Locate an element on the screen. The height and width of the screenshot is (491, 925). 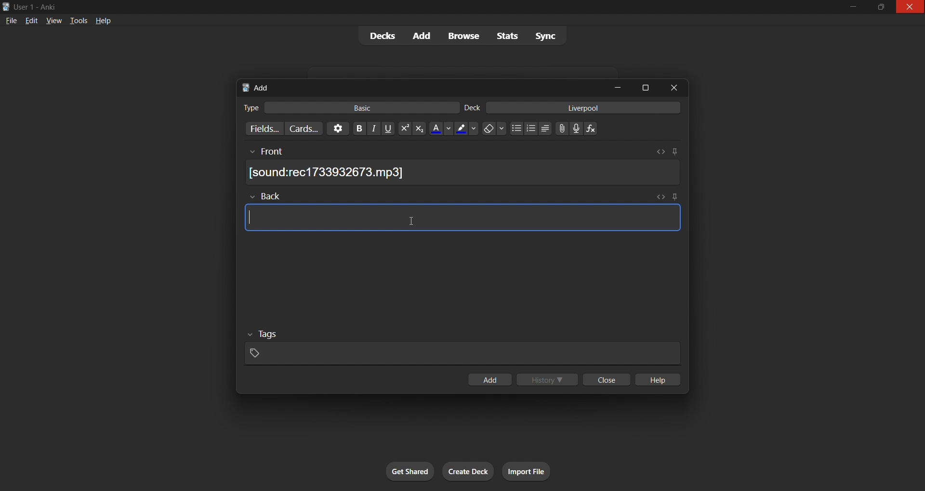
front input field is located at coordinates (462, 150).